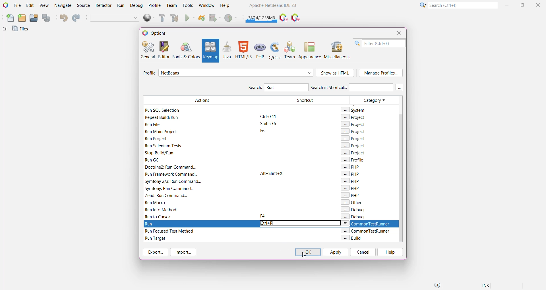 The image size is (546, 290). What do you see at coordinates (21, 30) in the screenshot?
I see `Files` at bounding box center [21, 30].